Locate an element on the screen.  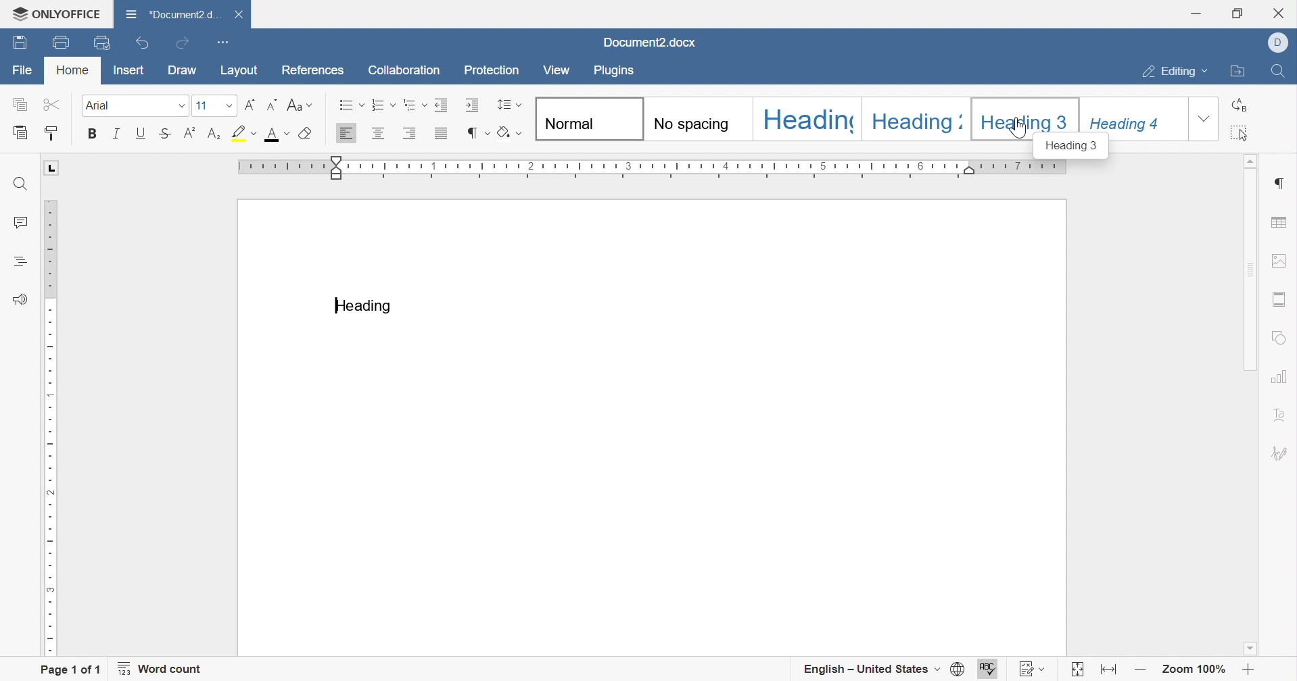
Quick print is located at coordinates (103, 41).